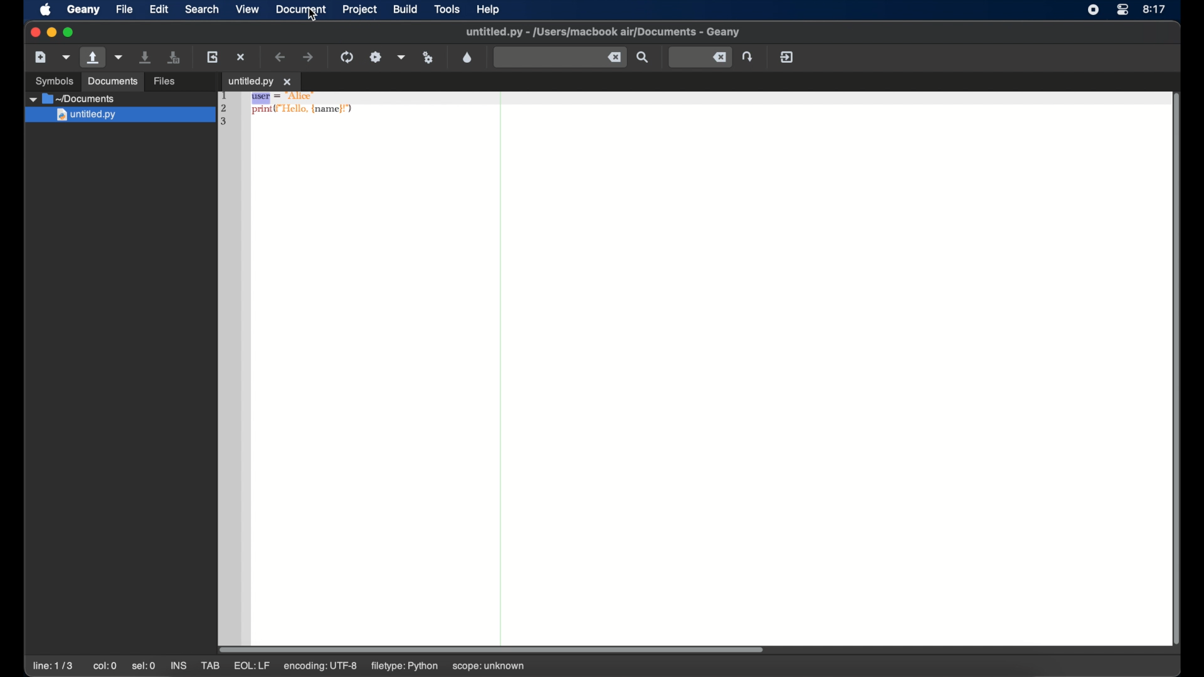 Image resolution: width=1204 pixels, height=677 pixels. I want to click on time, so click(1155, 9).